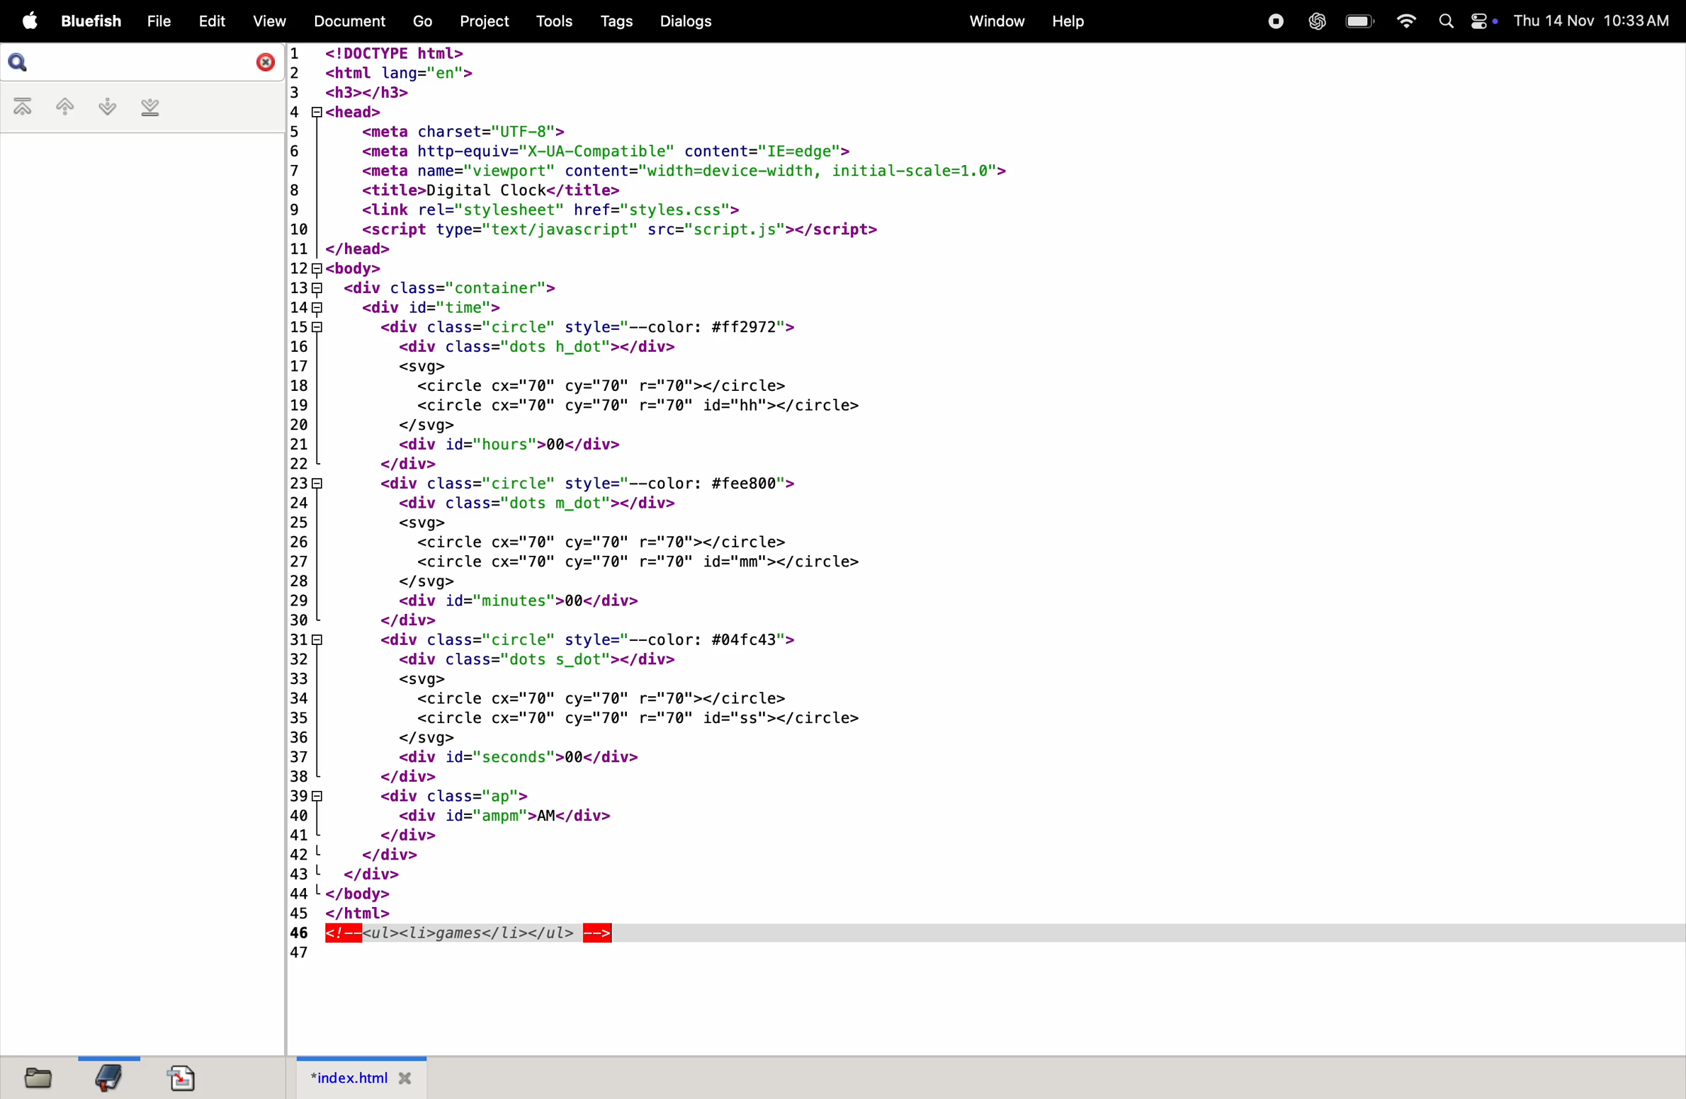  Describe the element at coordinates (1466, 21) in the screenshot. I see `apple widgets` at that location.